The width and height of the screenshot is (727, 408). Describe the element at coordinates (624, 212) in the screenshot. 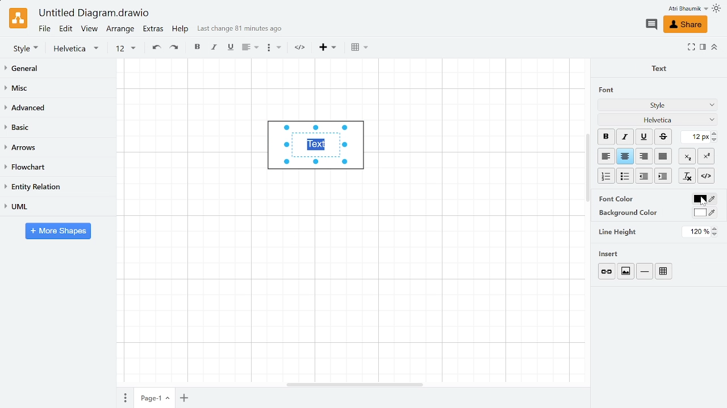

I see `background color` at that location.